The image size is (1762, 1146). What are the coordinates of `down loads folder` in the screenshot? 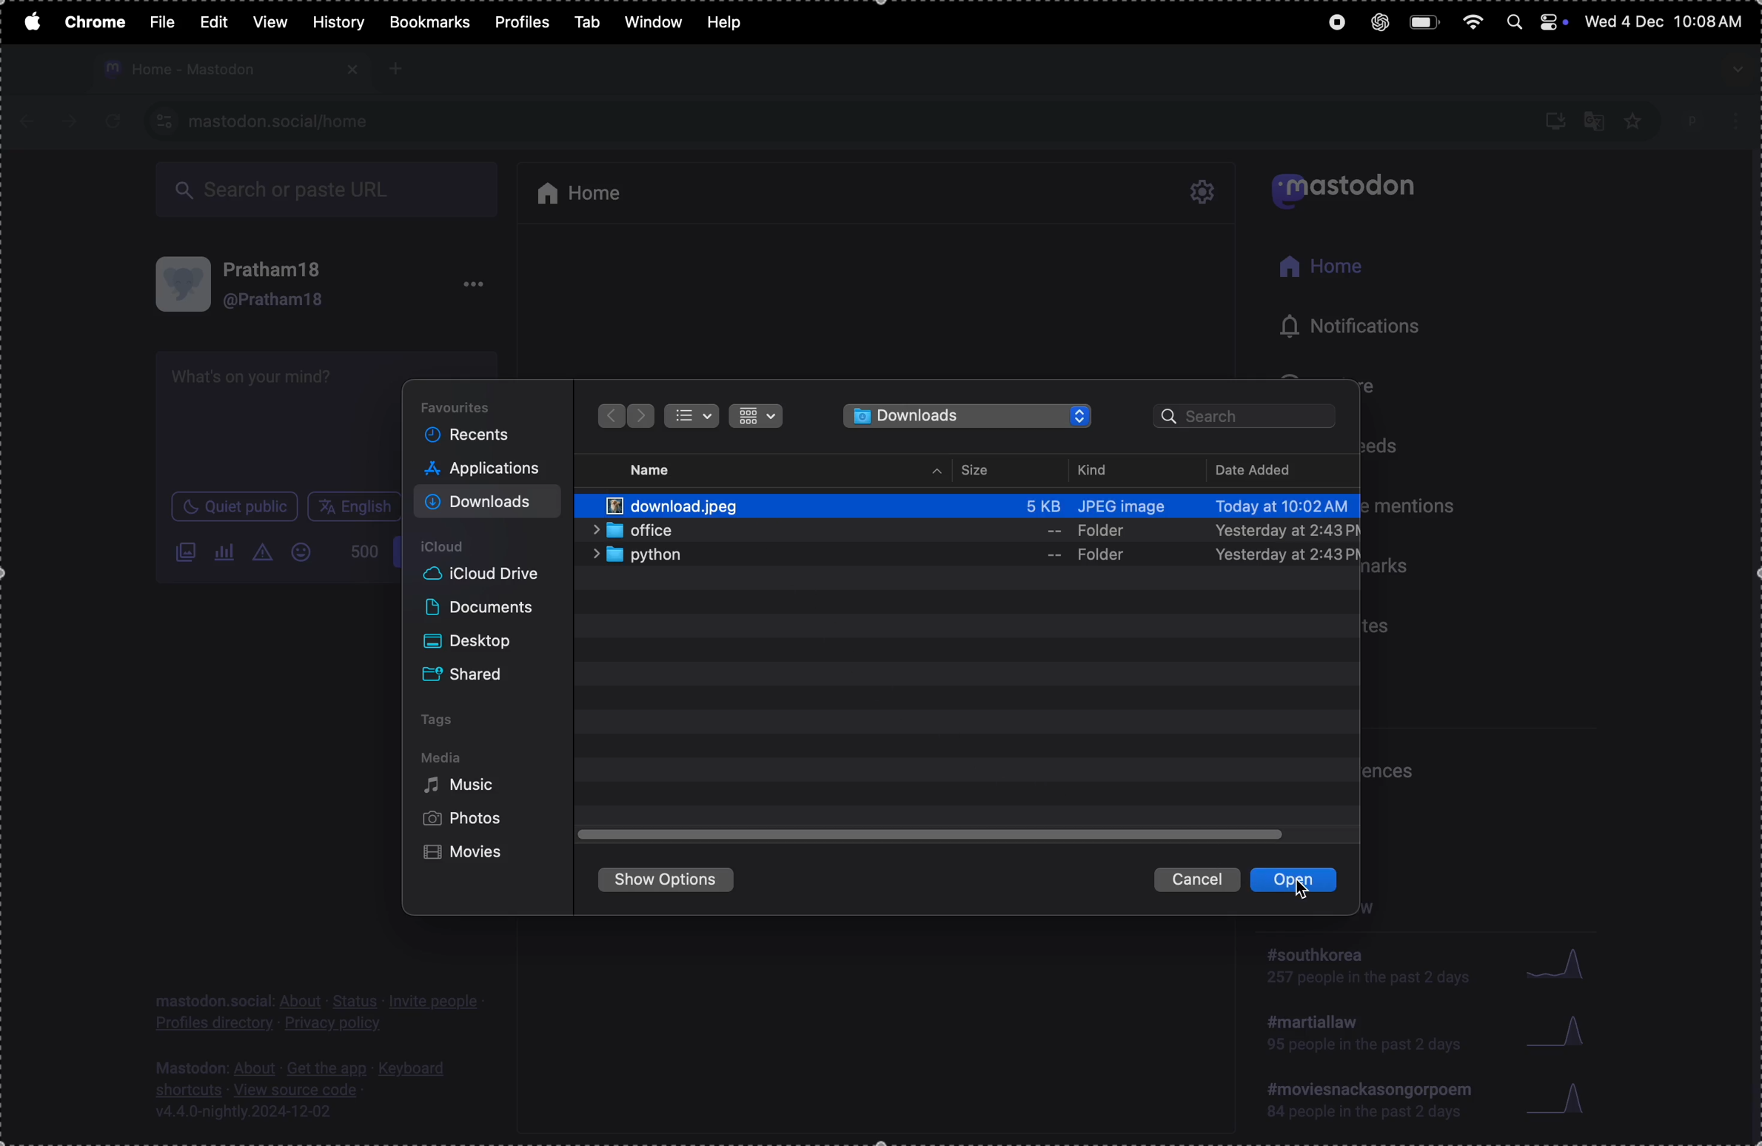 It's located at (970, 416).